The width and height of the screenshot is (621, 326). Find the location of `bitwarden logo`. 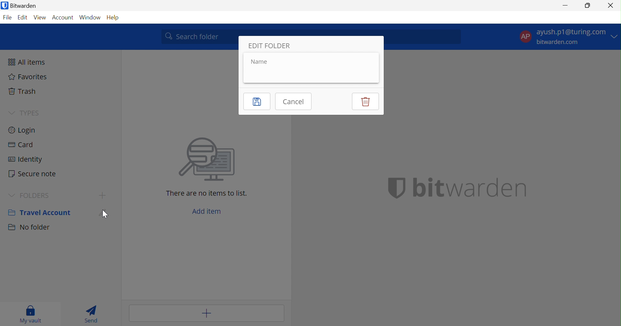

bitwarden logo is located at coordinates (392, 187).